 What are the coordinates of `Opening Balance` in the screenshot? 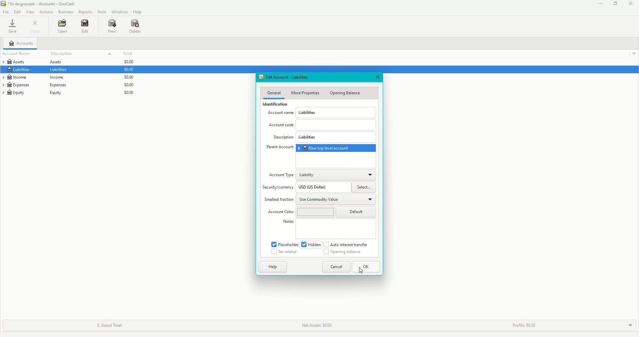 It's located at (345, 253).